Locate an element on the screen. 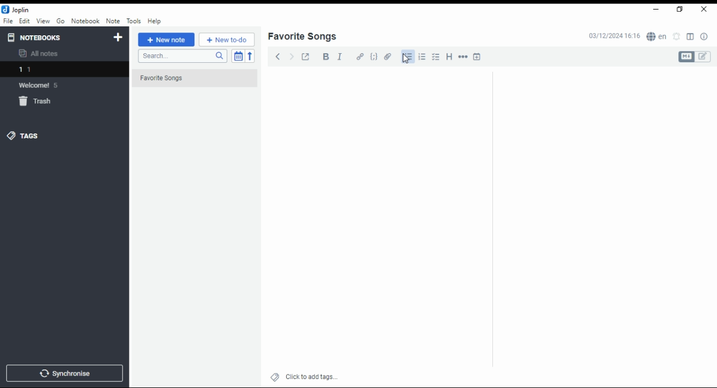  tags is located at coordinates (23, 135).